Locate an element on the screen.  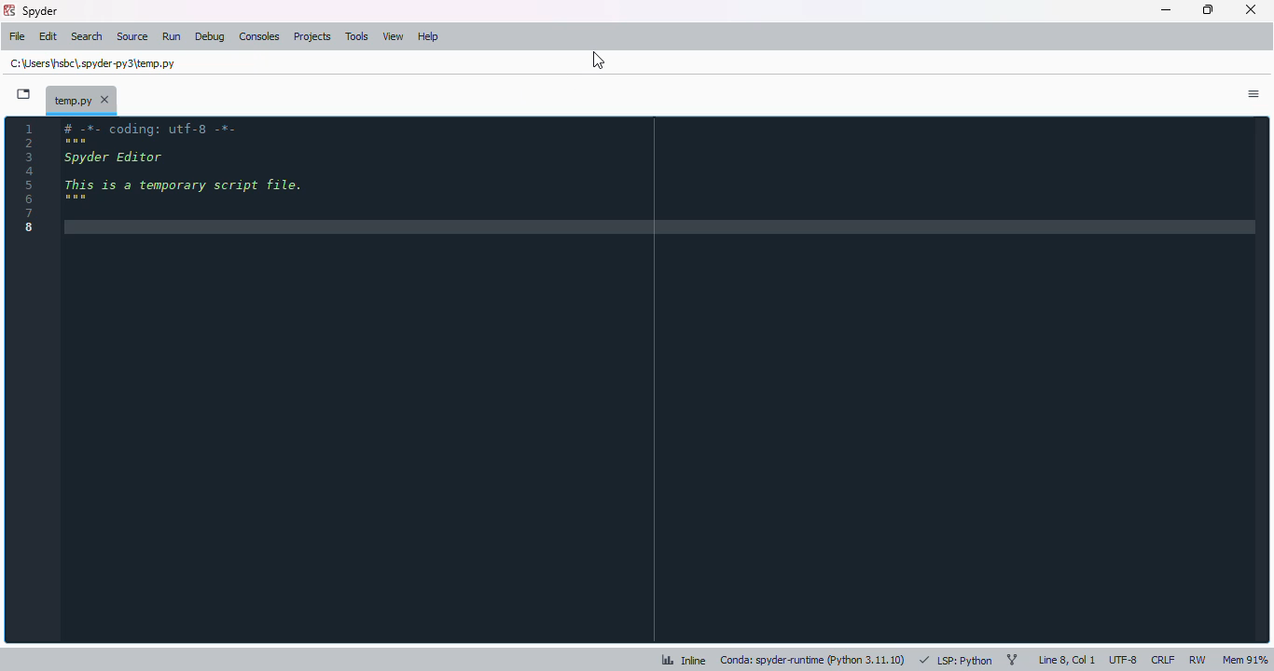
minimize is located at coordinates (1166, 10).